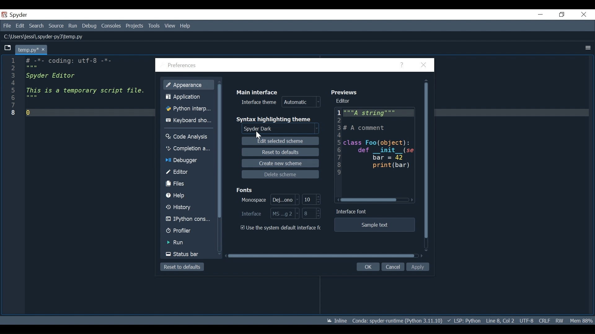  Describe the element at coordinates (21, 26) in the screenshot. I see `Edit` at that location.